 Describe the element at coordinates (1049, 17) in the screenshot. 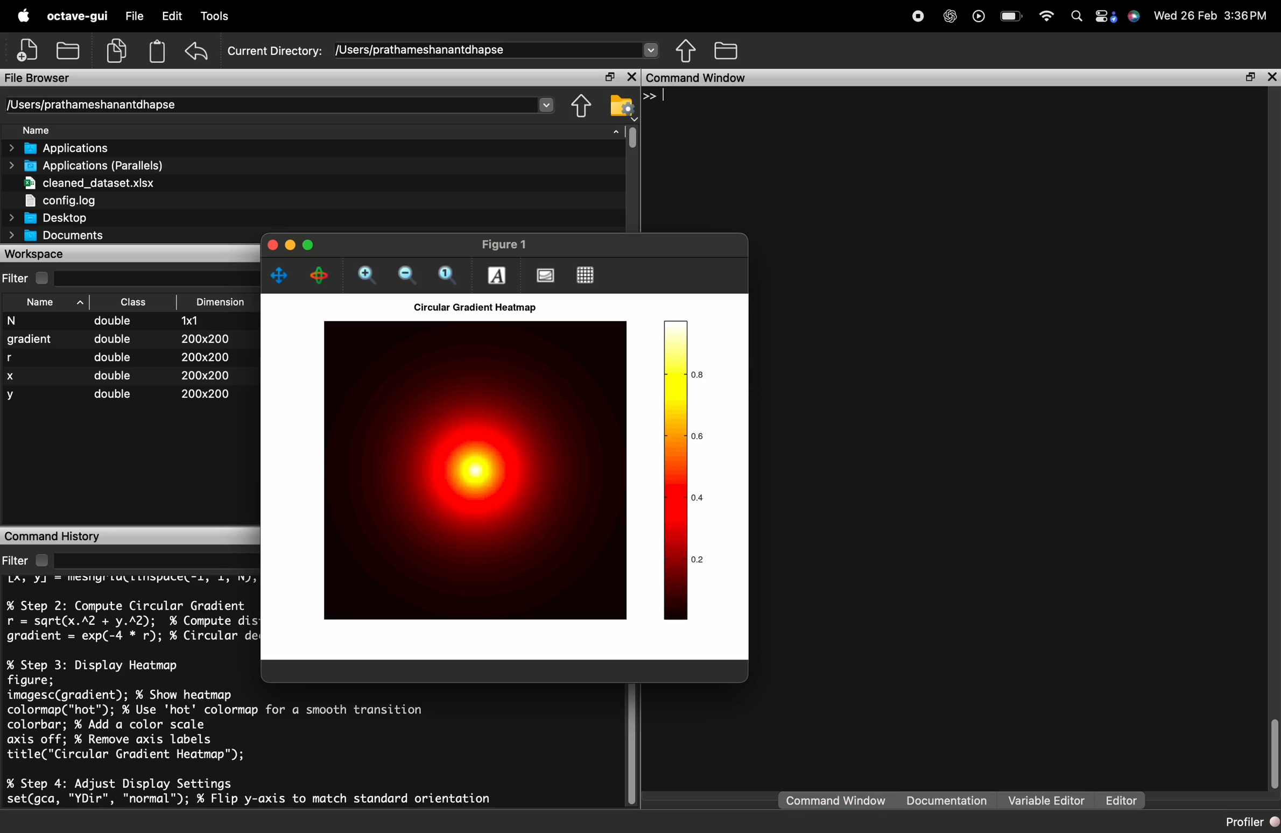

I see `wifi` at that location.